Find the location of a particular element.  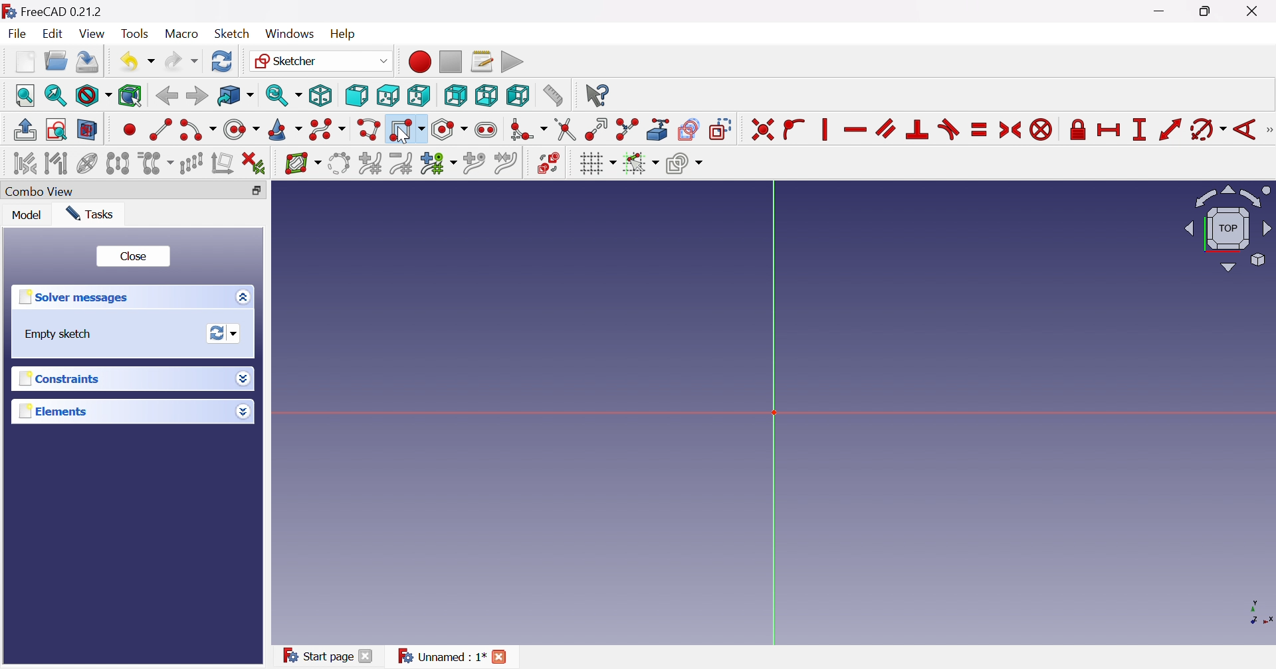

Refresh is located at coordinates (223, 61).